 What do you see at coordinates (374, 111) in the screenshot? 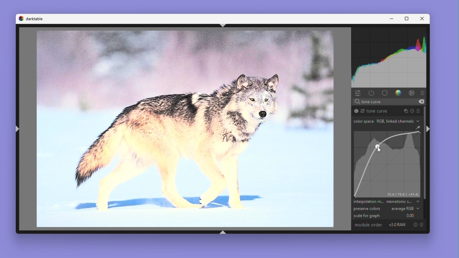
I see `Tone curve` at bounding box center [374, 111].